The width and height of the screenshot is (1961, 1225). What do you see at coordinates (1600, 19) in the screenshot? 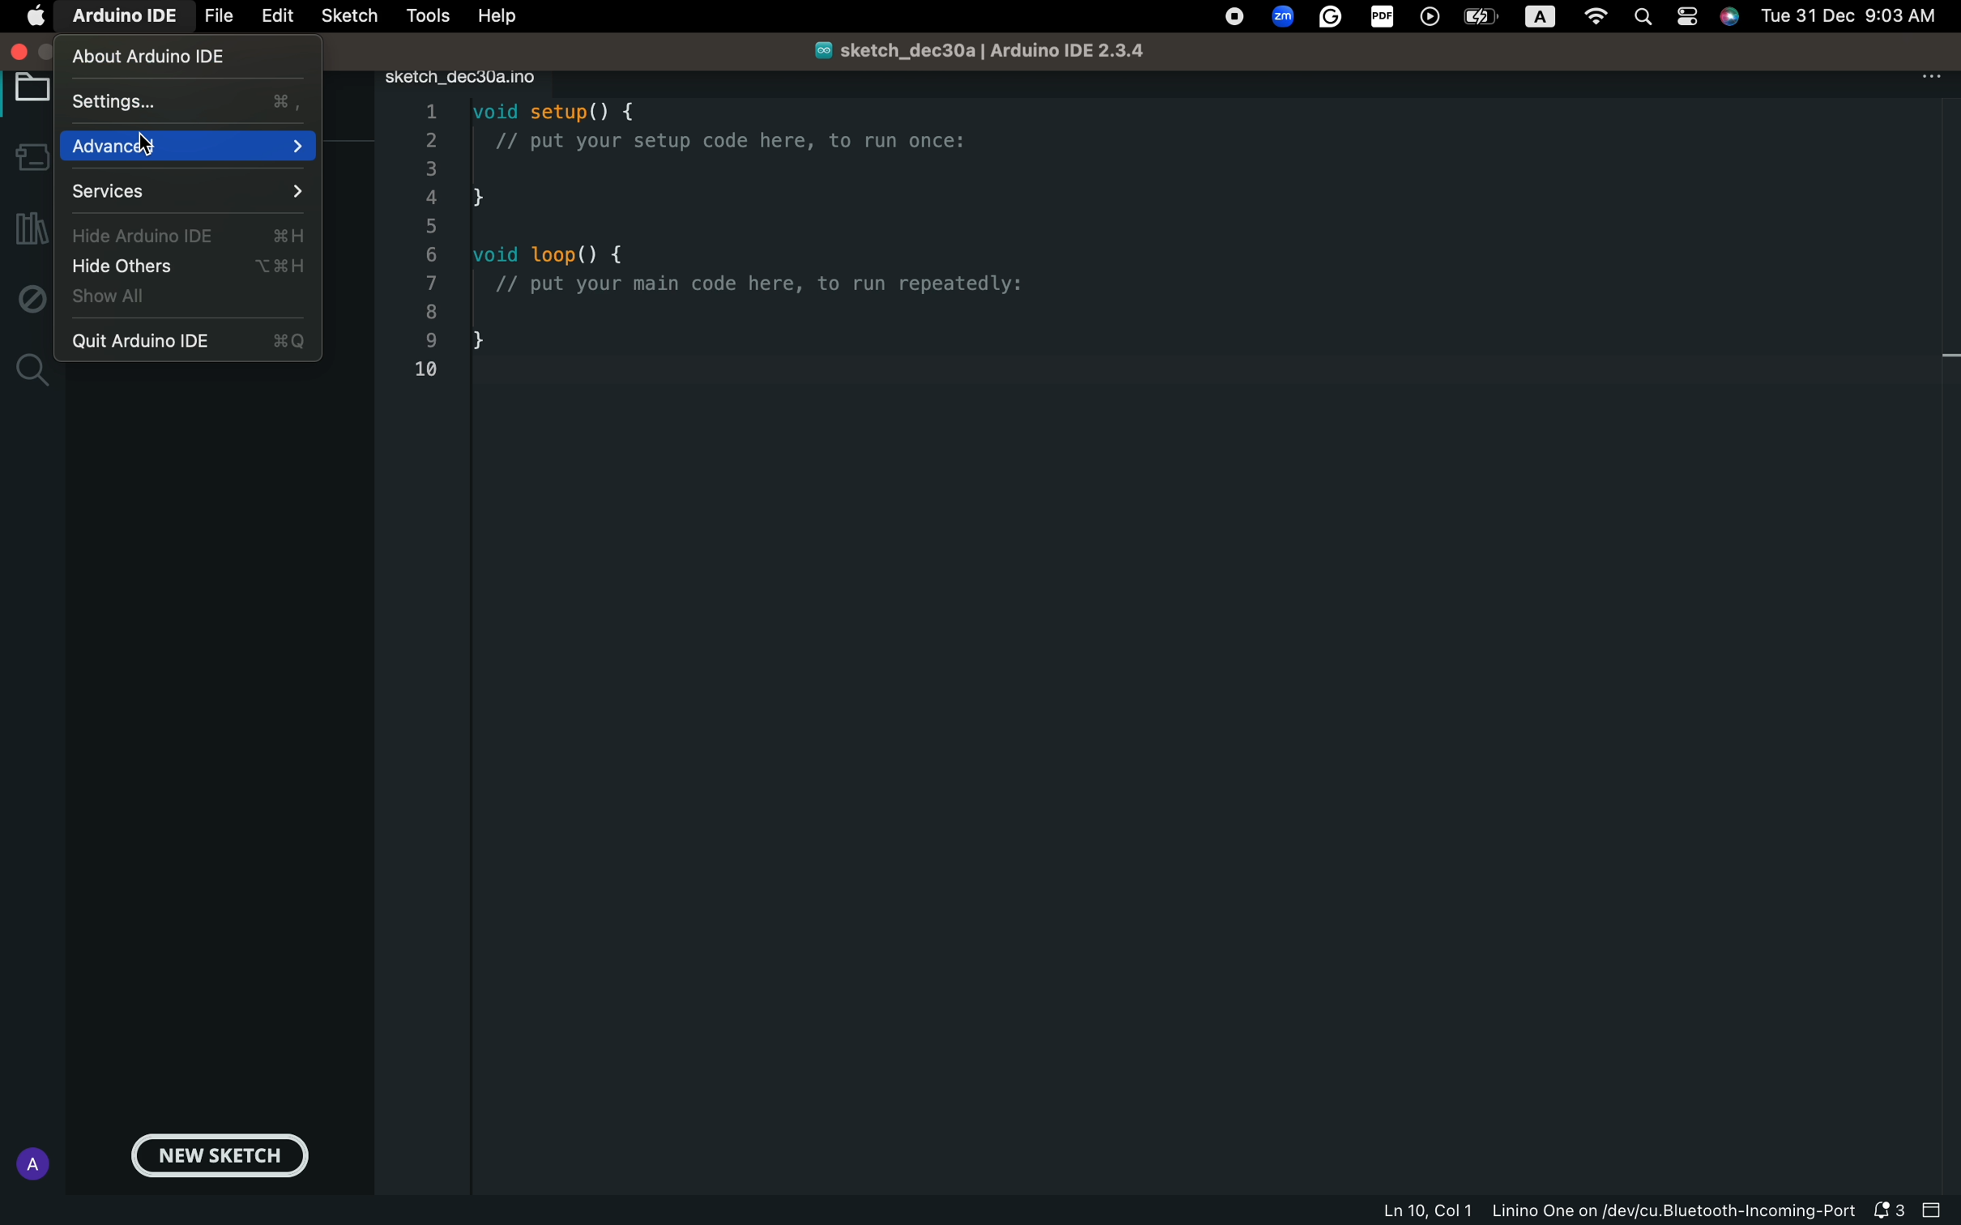
I see `WIfi` at bounding box center [1600, 19].